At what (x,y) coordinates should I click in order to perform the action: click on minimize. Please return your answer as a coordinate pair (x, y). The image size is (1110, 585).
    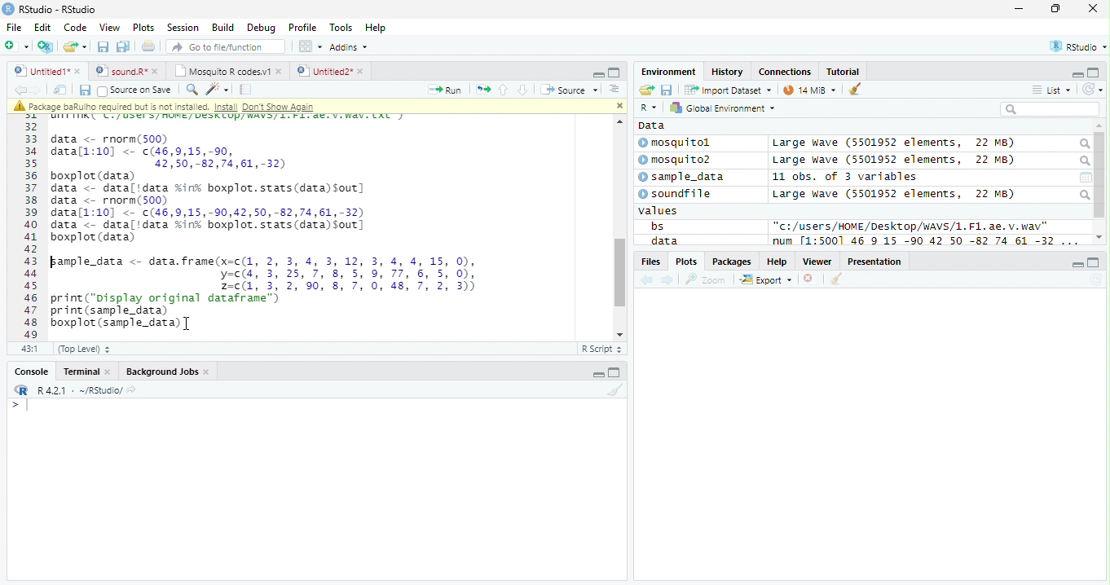
    Looking at the image, I should click on (597, 372).